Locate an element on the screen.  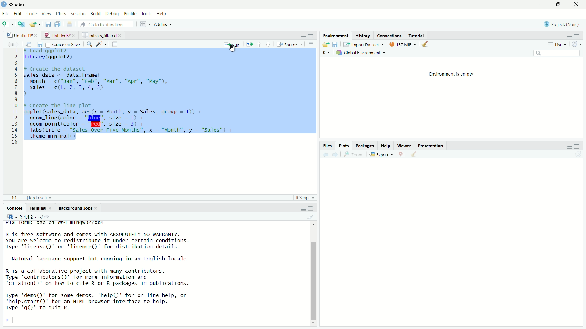
list is located at coordinates (559, 44).